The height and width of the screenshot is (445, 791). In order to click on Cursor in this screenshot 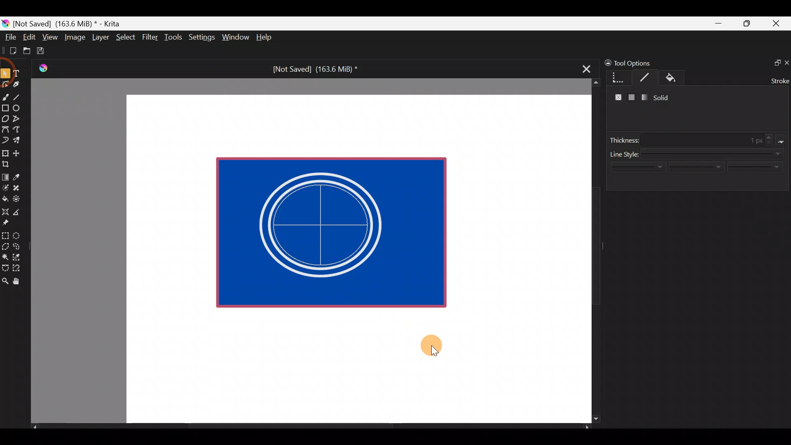, I will do `click(432, 349)`.